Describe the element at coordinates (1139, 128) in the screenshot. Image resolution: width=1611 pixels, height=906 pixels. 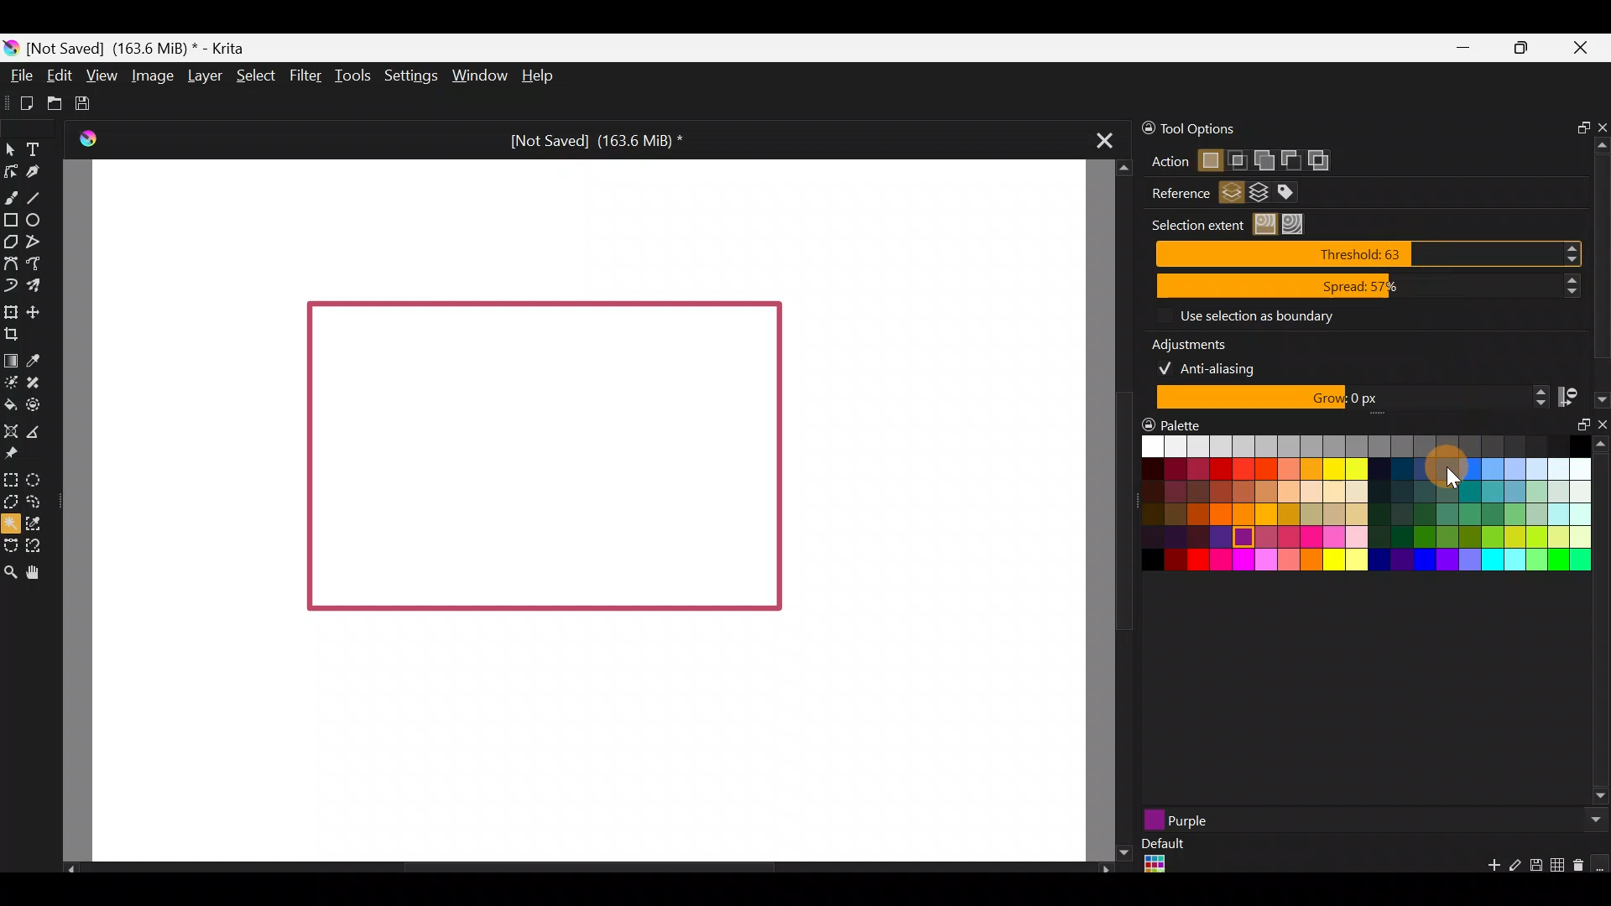
I see `Lock docker` at that location.